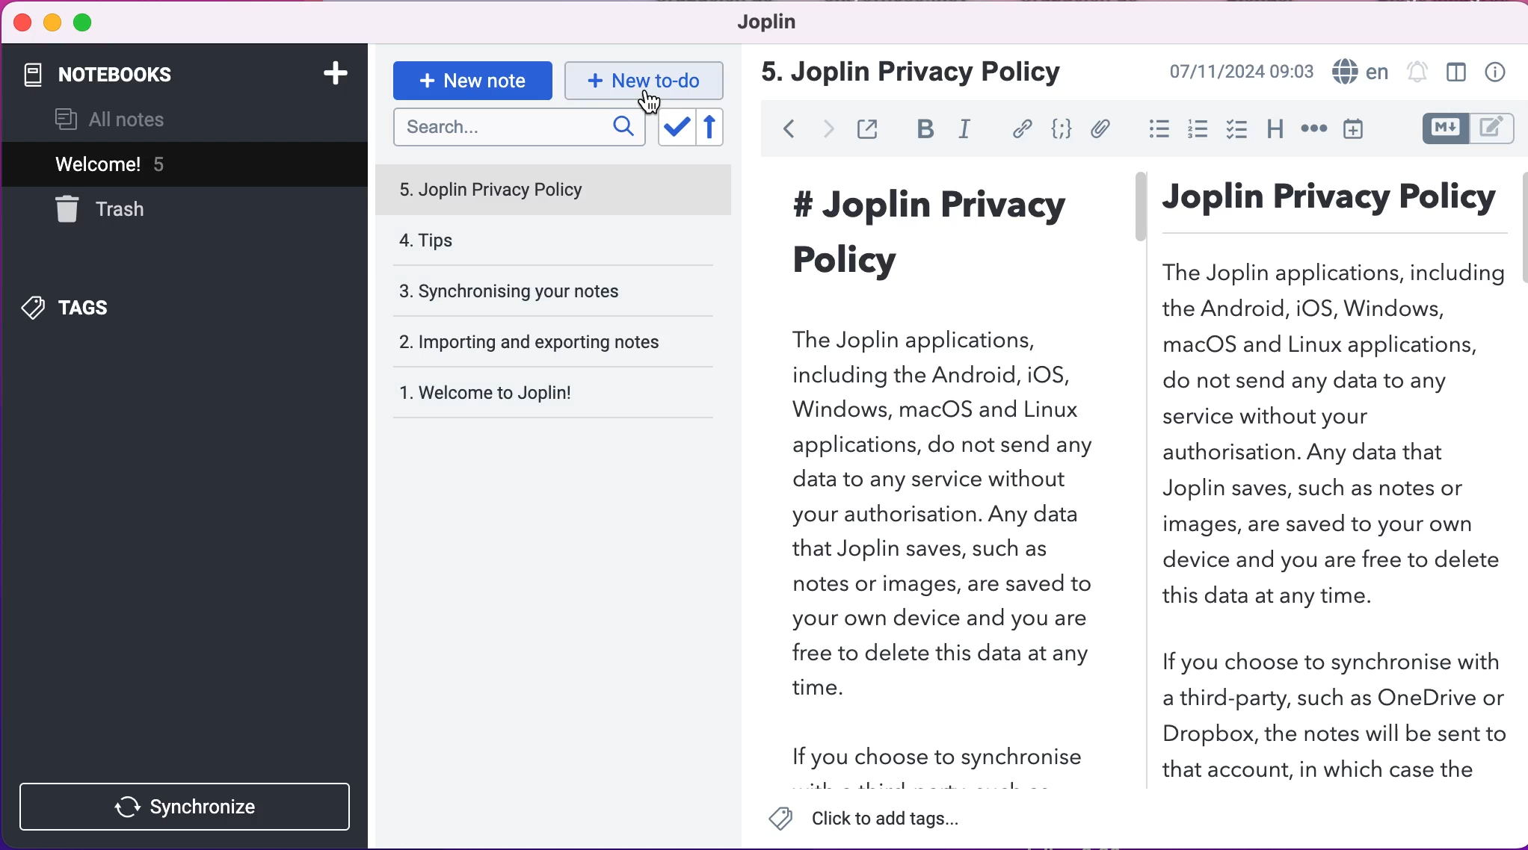 The height and width of the screenshot is (850, 1528). I want to click on # Joplin Privacy
Policy

The Joplin applications,
including the Android, iOS,
Windows, macOS and Linux
applications, do not send any
data to any service without
your authorisation. Any data
that Joplin saves, such as
notes or images, are saved to
your own device and you are
free to delete this data at any
time.

If you choose to synchronise, so click(931, 482).